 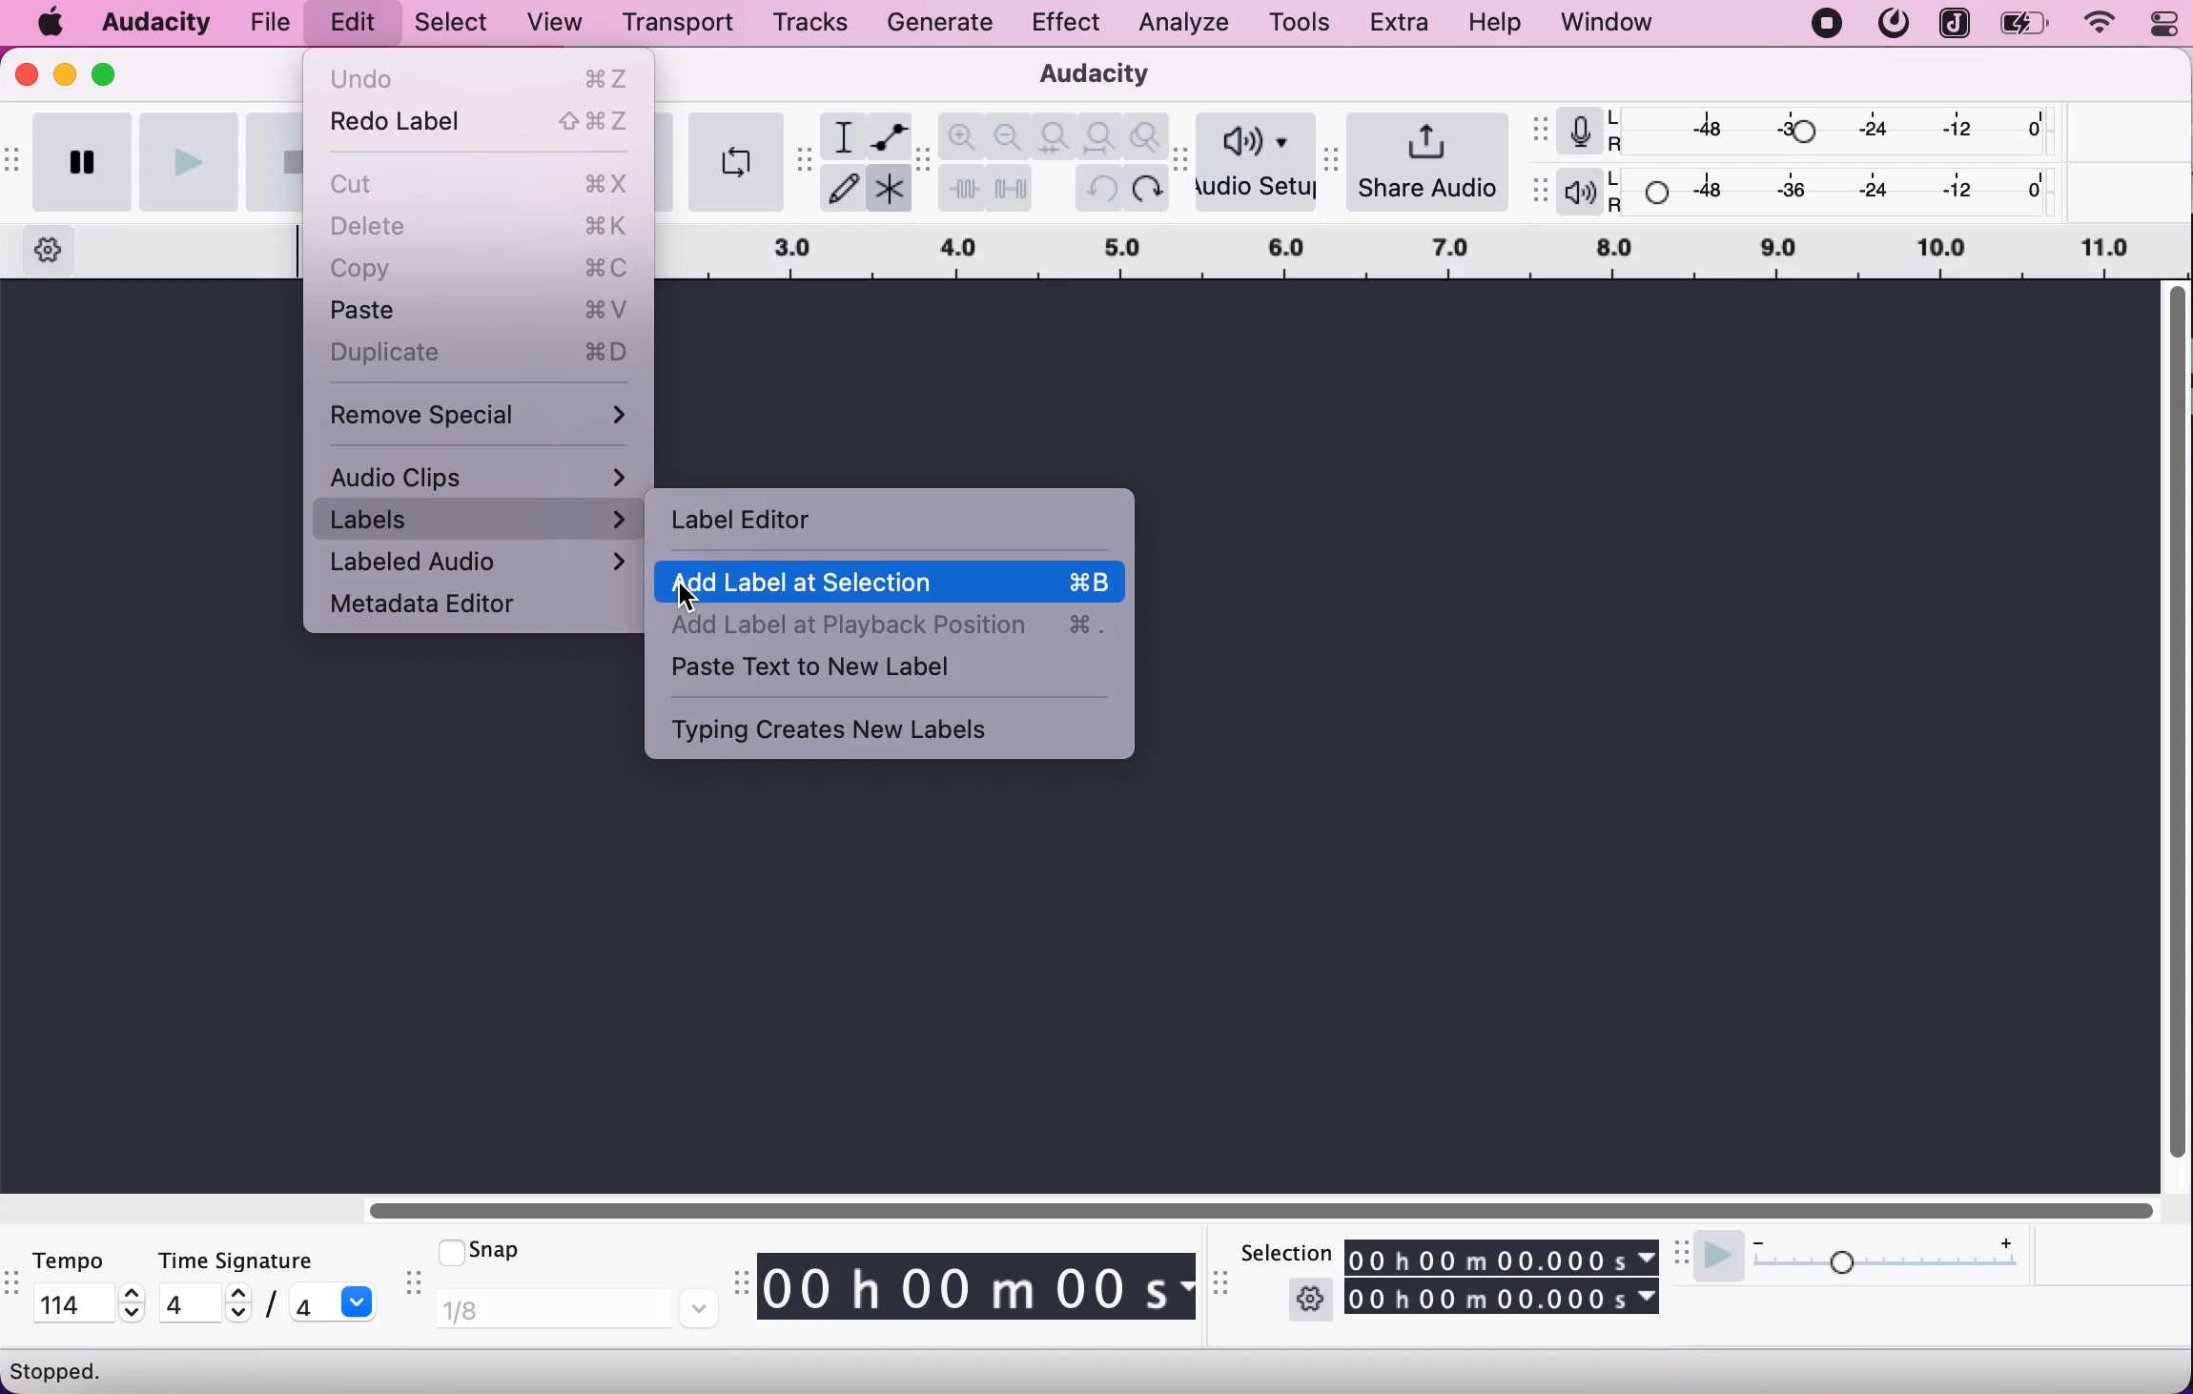 What do you see at coordinates (1102, 136) in the screenshot?
I see `fit project to width` at bounding box center [1102, 136].